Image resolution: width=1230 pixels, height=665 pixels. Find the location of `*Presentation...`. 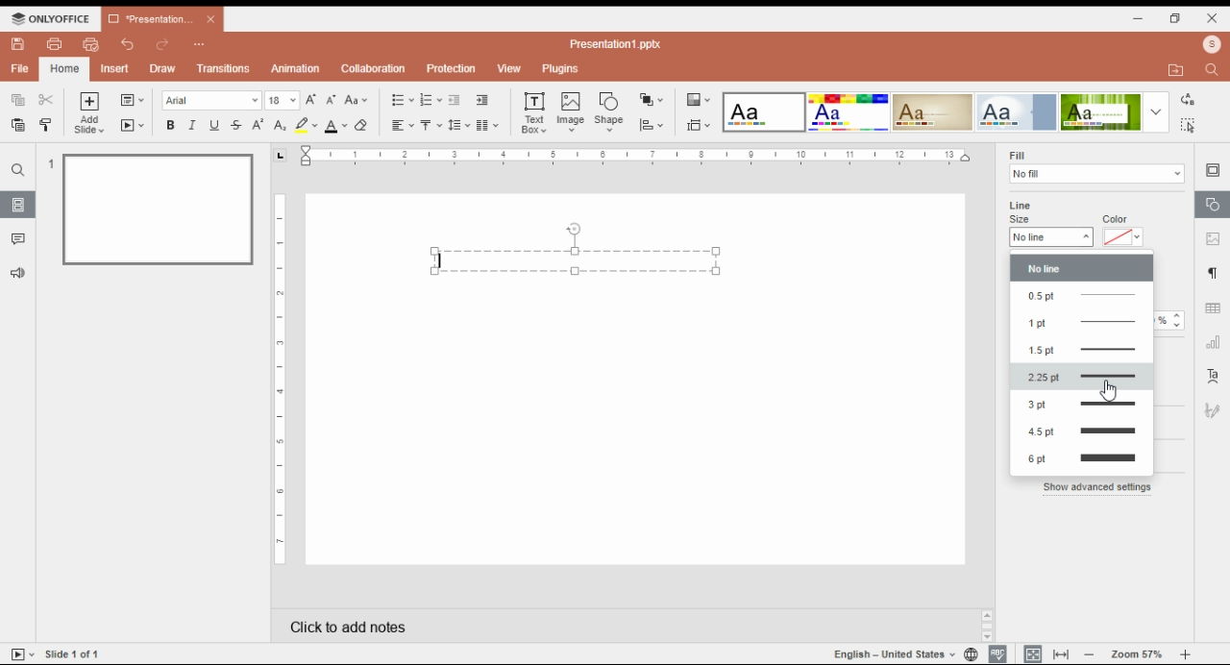

*Presentation... is located at coordinates (146, 20).